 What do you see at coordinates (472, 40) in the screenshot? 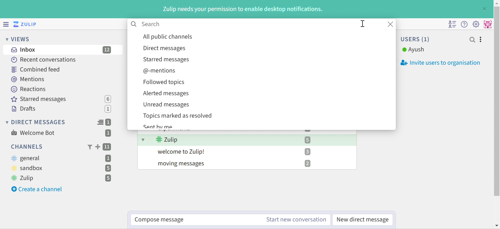
I see `Search one person` at bounding box center [472, 40].